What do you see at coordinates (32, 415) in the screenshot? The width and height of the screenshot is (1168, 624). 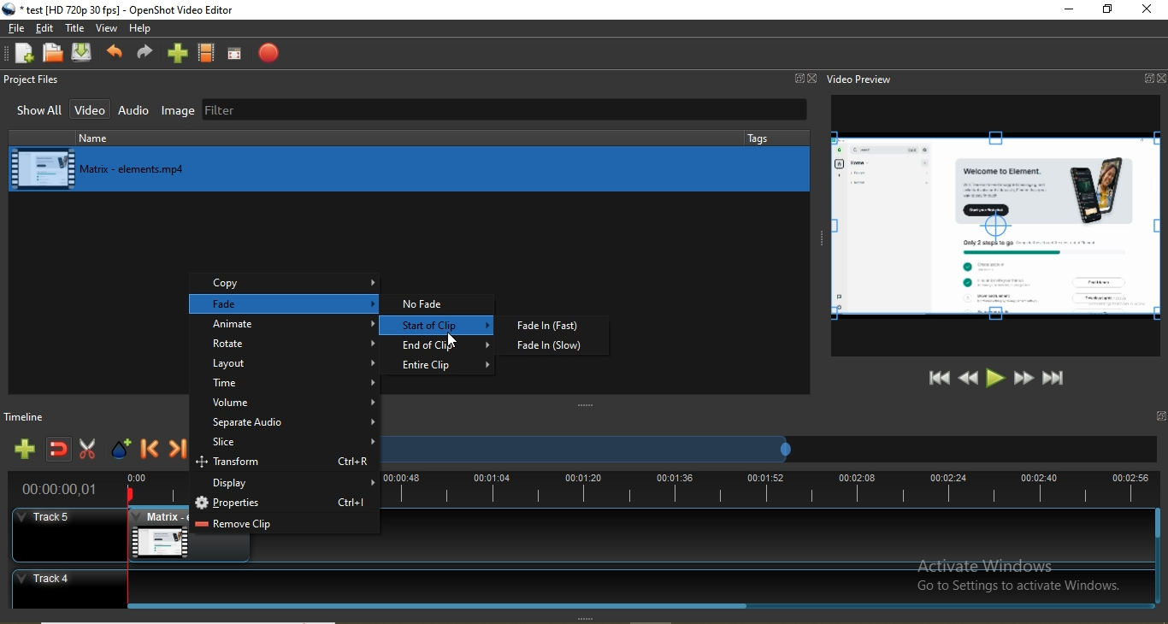 I see `Timeline` at bounding box center [32, 415].